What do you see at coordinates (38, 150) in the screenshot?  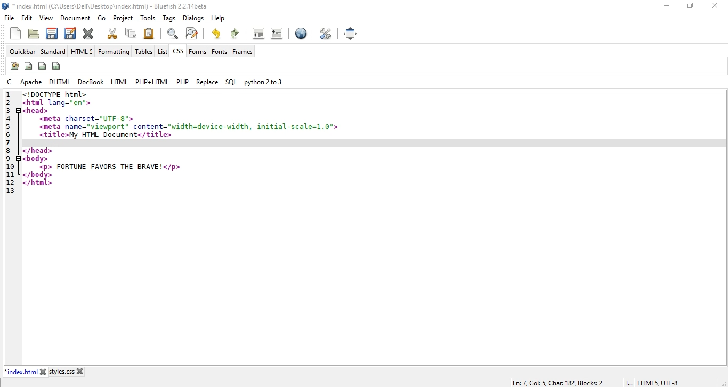 I see `</head>` at bounding box center [38, 150].